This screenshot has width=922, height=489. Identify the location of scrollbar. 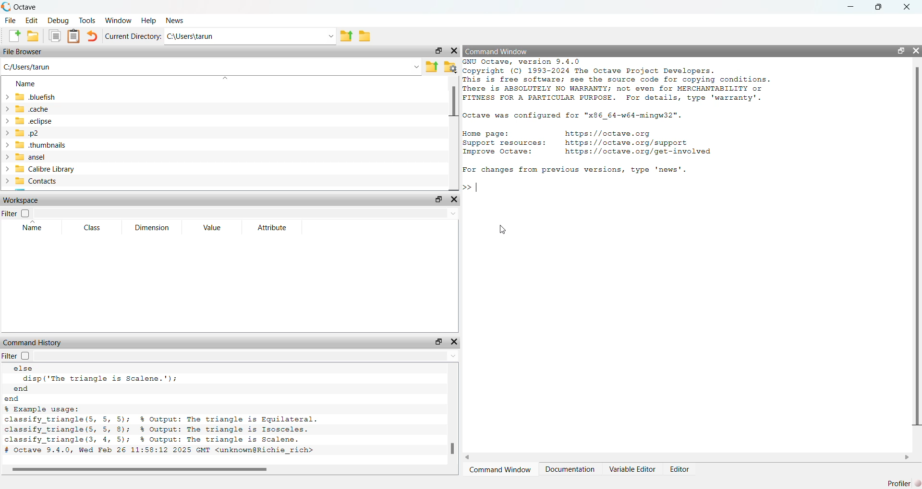
(454, 101).